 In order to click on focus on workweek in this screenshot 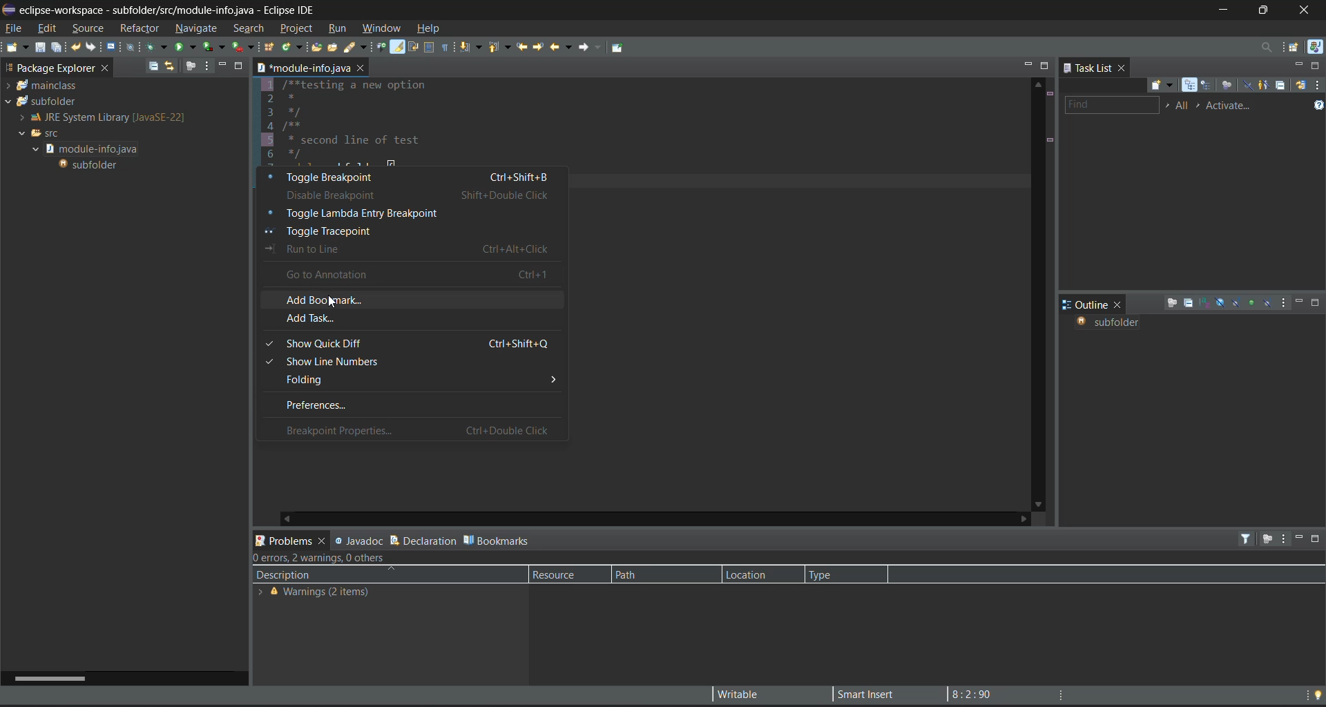, I will do `click(1229, 86)`.